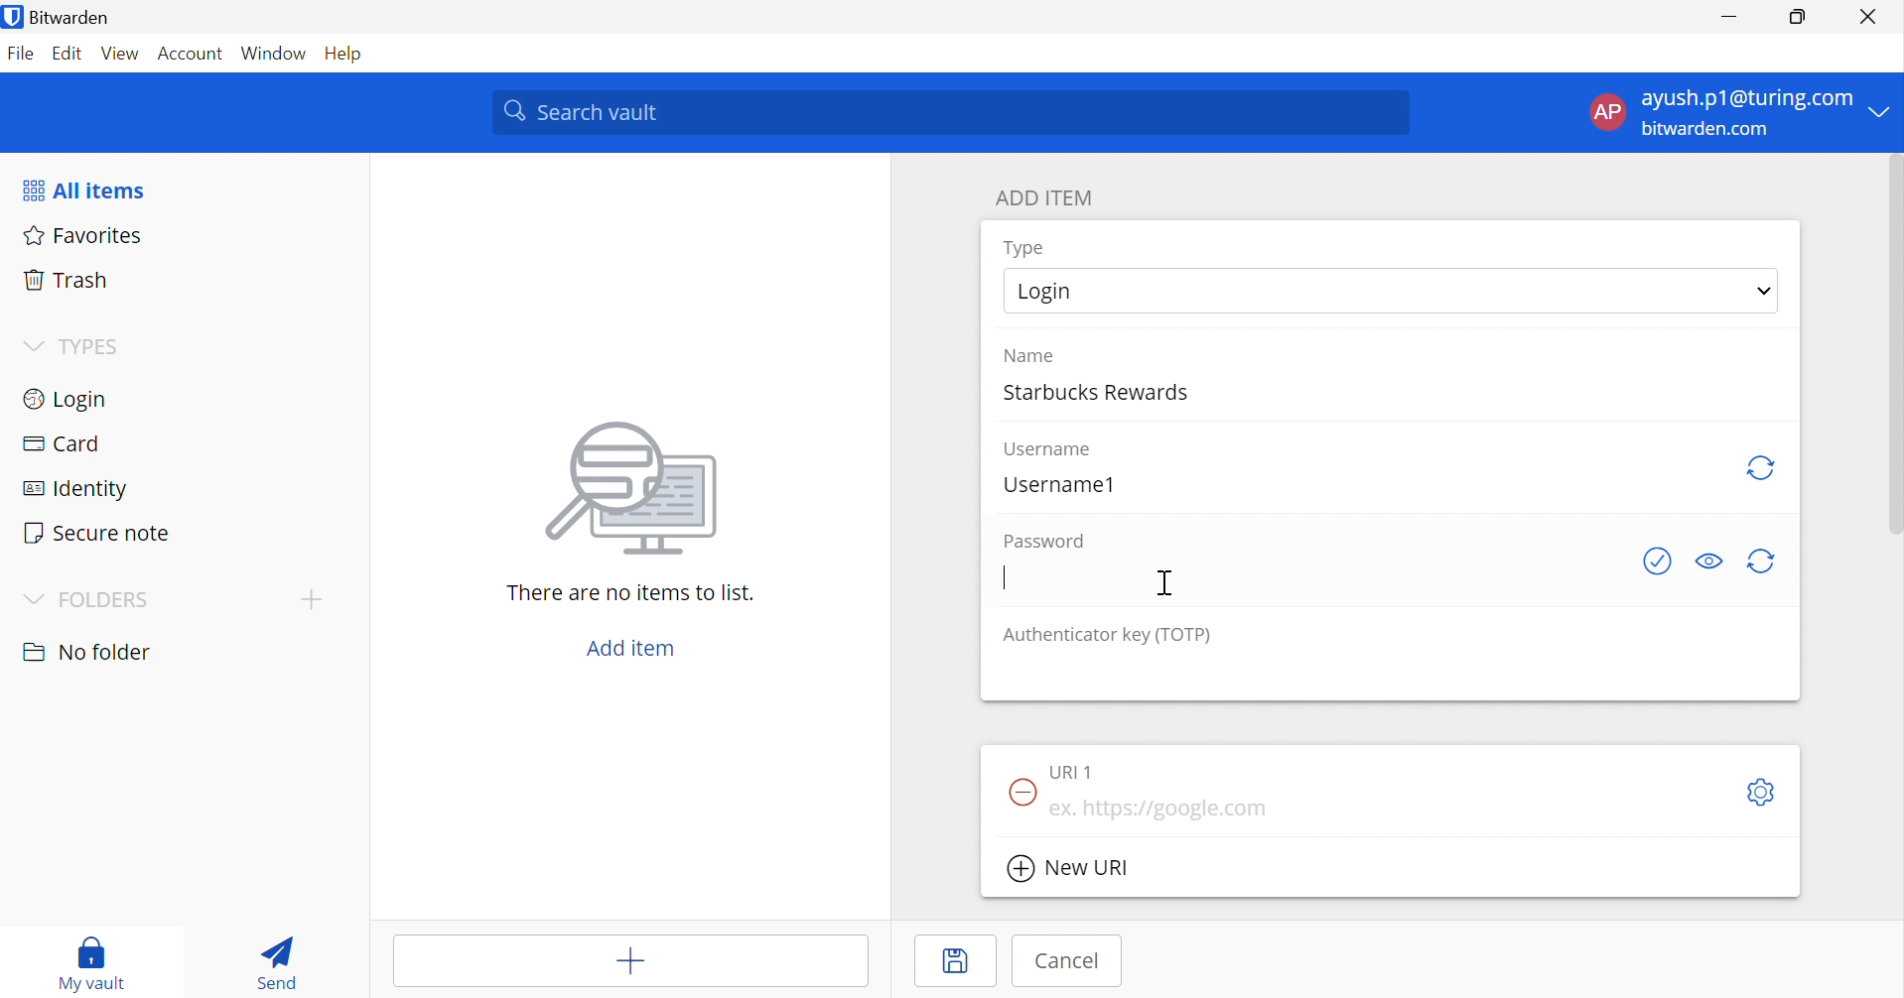  I want to click on Cursor, so click(1165, 584).